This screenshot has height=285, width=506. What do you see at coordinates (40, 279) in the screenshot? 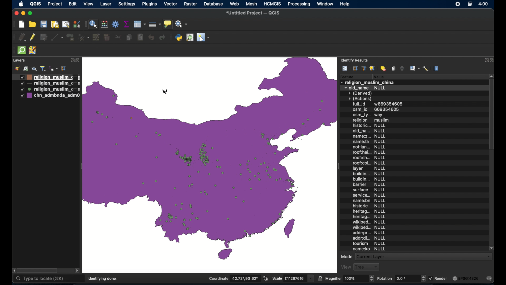
I see `type to locate` at bounding box center [40, 279].